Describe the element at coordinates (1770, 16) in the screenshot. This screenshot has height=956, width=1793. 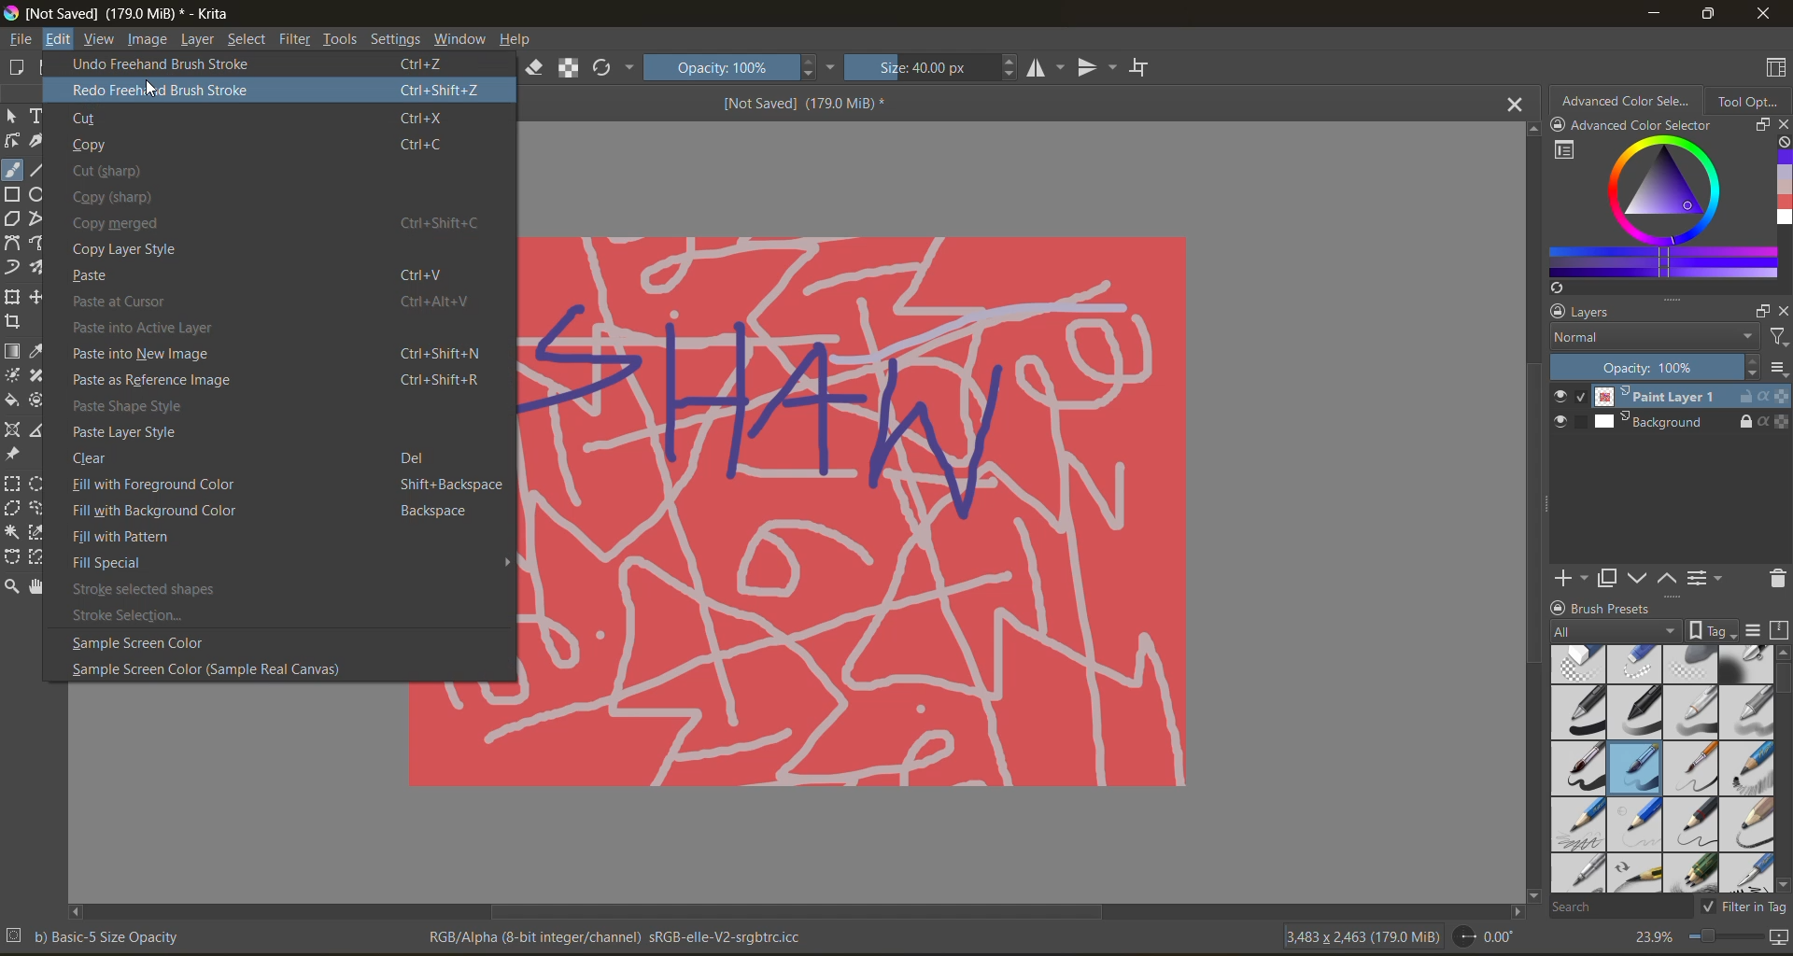
I see `close` at that location.